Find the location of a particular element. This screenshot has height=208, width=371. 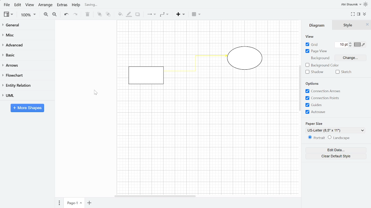

Arrows is located at coordinates (27, 65).